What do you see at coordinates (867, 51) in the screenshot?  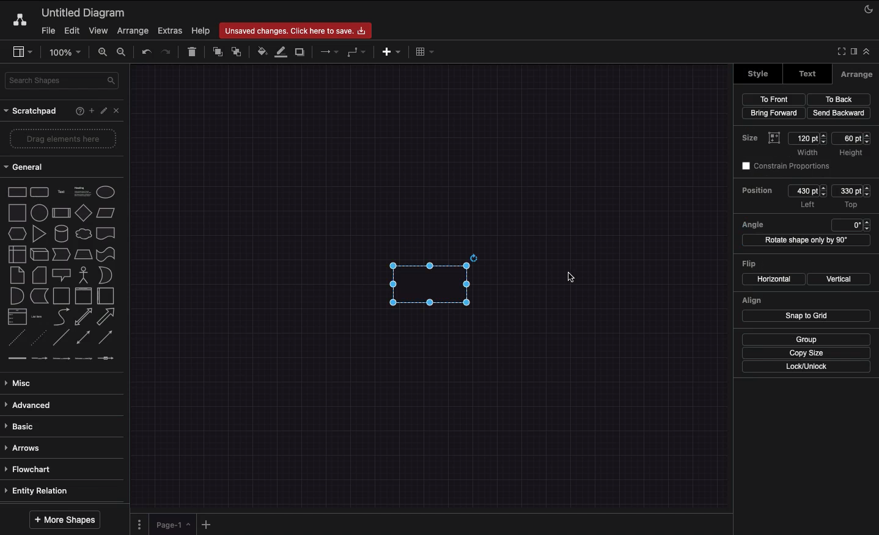 I see `Collapse` at bounding box center [867, 51].